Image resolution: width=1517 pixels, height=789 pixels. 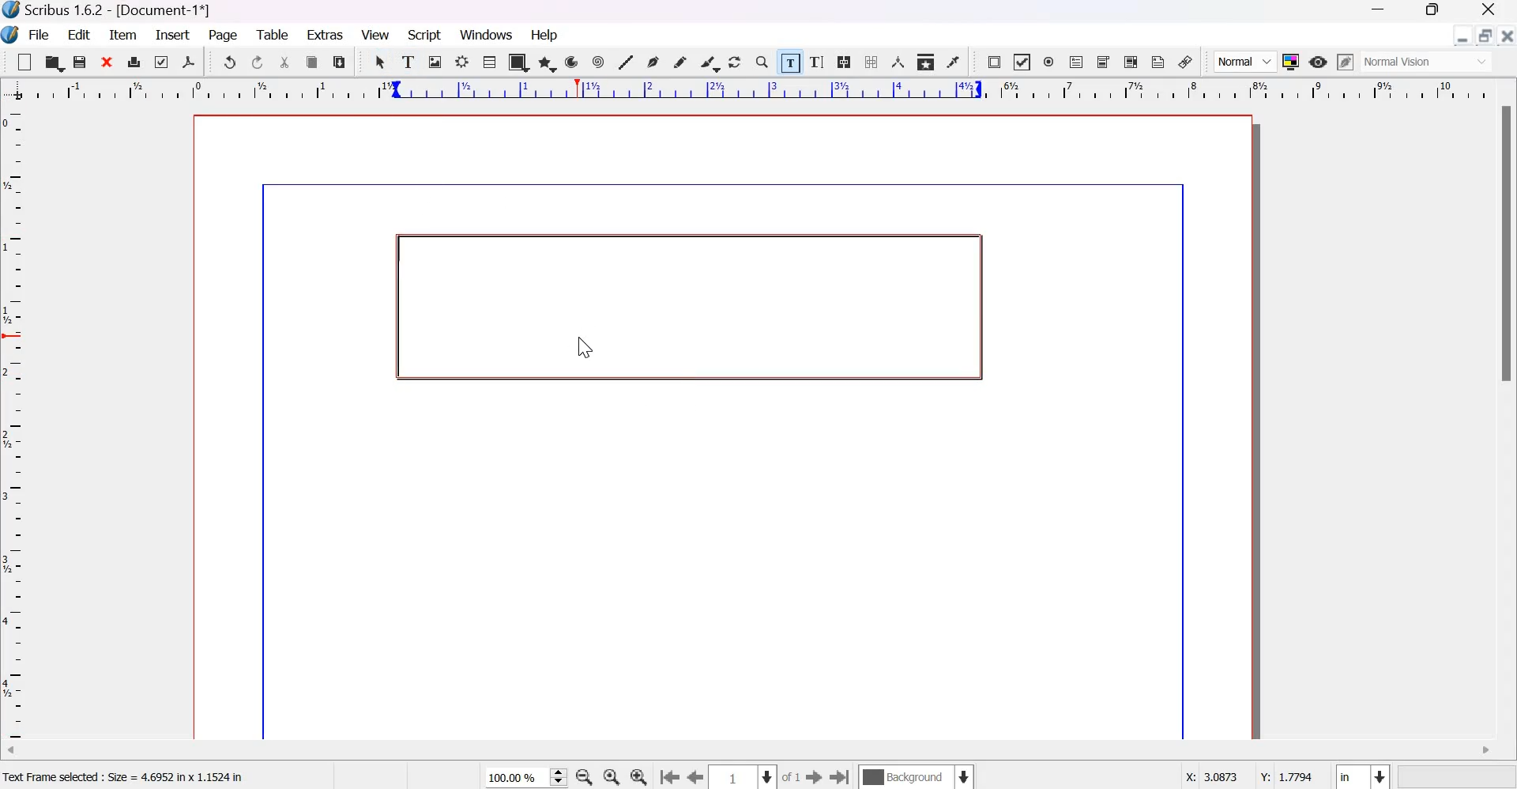 I want to click on page, so click(x=224, y=36).